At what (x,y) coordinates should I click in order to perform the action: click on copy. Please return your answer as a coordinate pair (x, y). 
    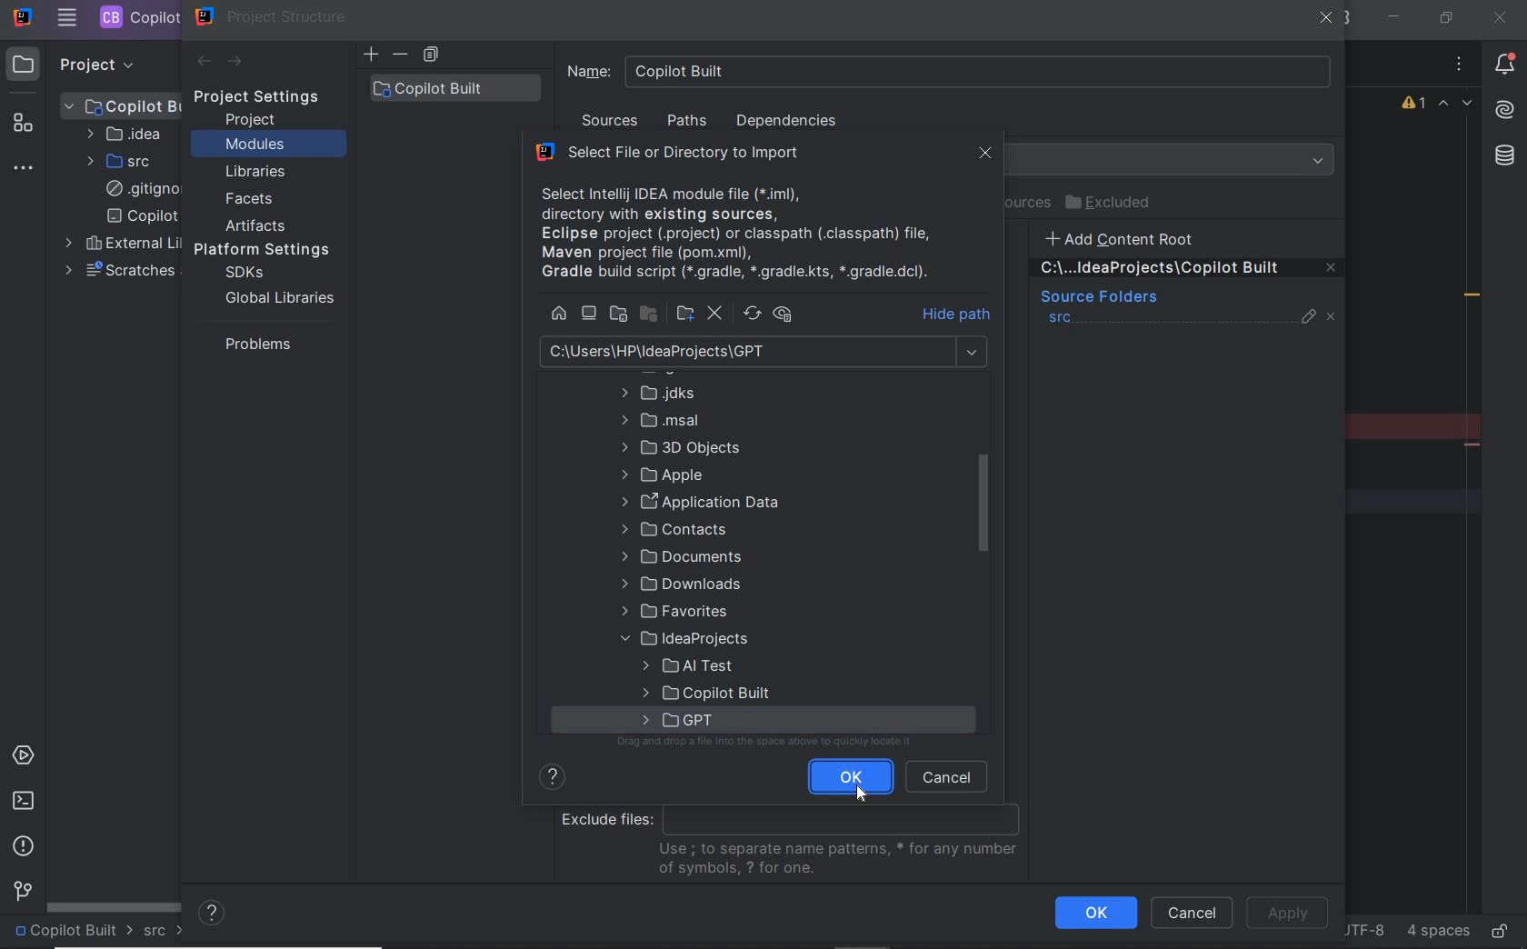
    Looking at the image, I should click on (431, 55).